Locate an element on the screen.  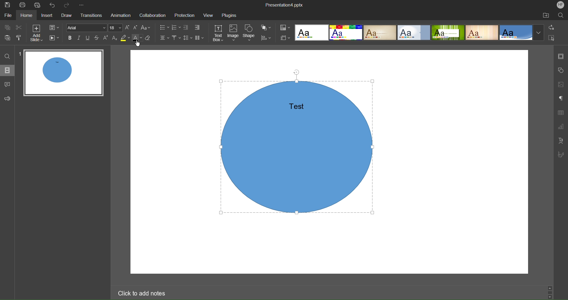
Numbering  is located at coordinates (177, 27).